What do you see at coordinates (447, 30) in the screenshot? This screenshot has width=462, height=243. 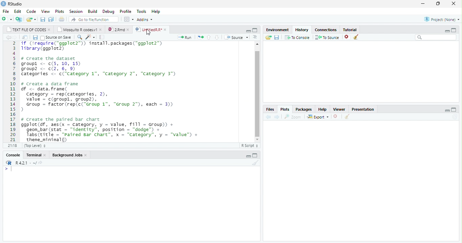 I see `minimize` at bounding box center [447, 30].